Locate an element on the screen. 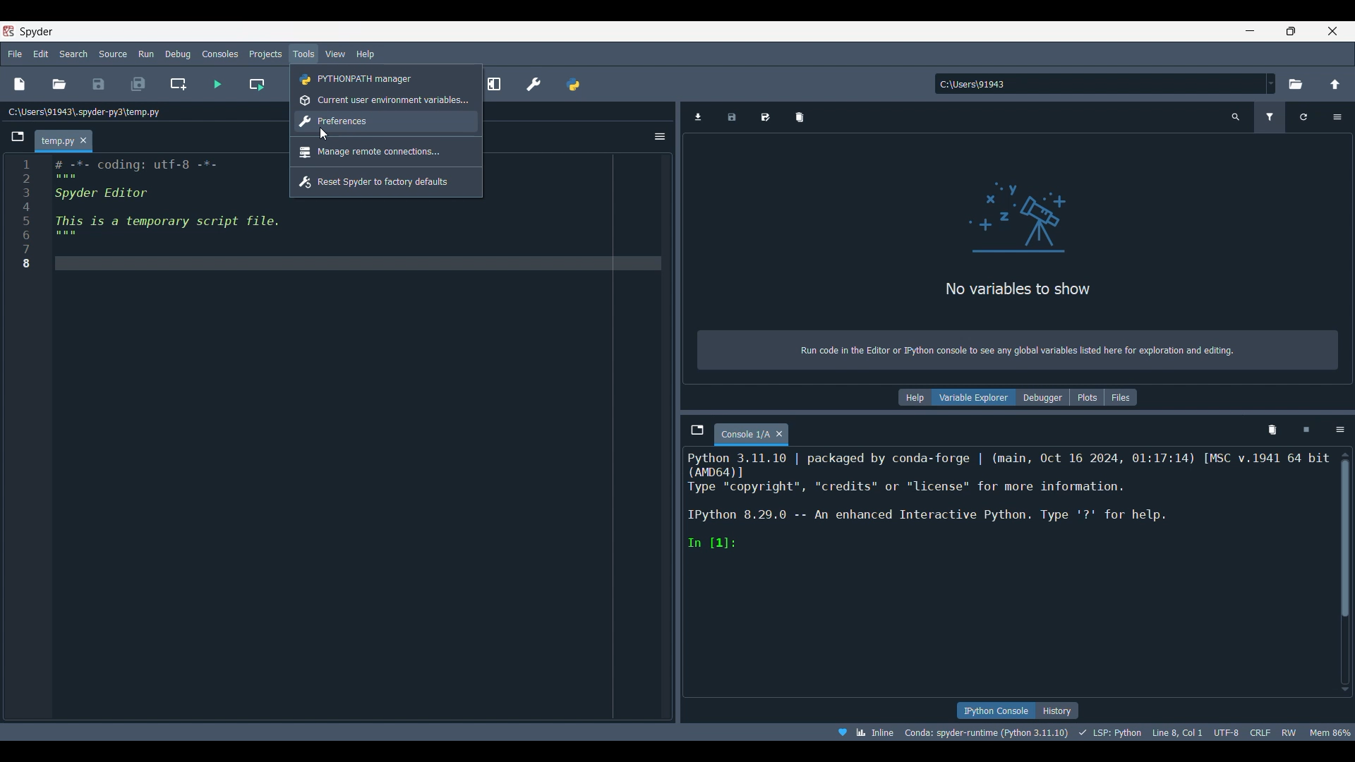  Filter variables, current selection is located at coordinates (1271, 117).